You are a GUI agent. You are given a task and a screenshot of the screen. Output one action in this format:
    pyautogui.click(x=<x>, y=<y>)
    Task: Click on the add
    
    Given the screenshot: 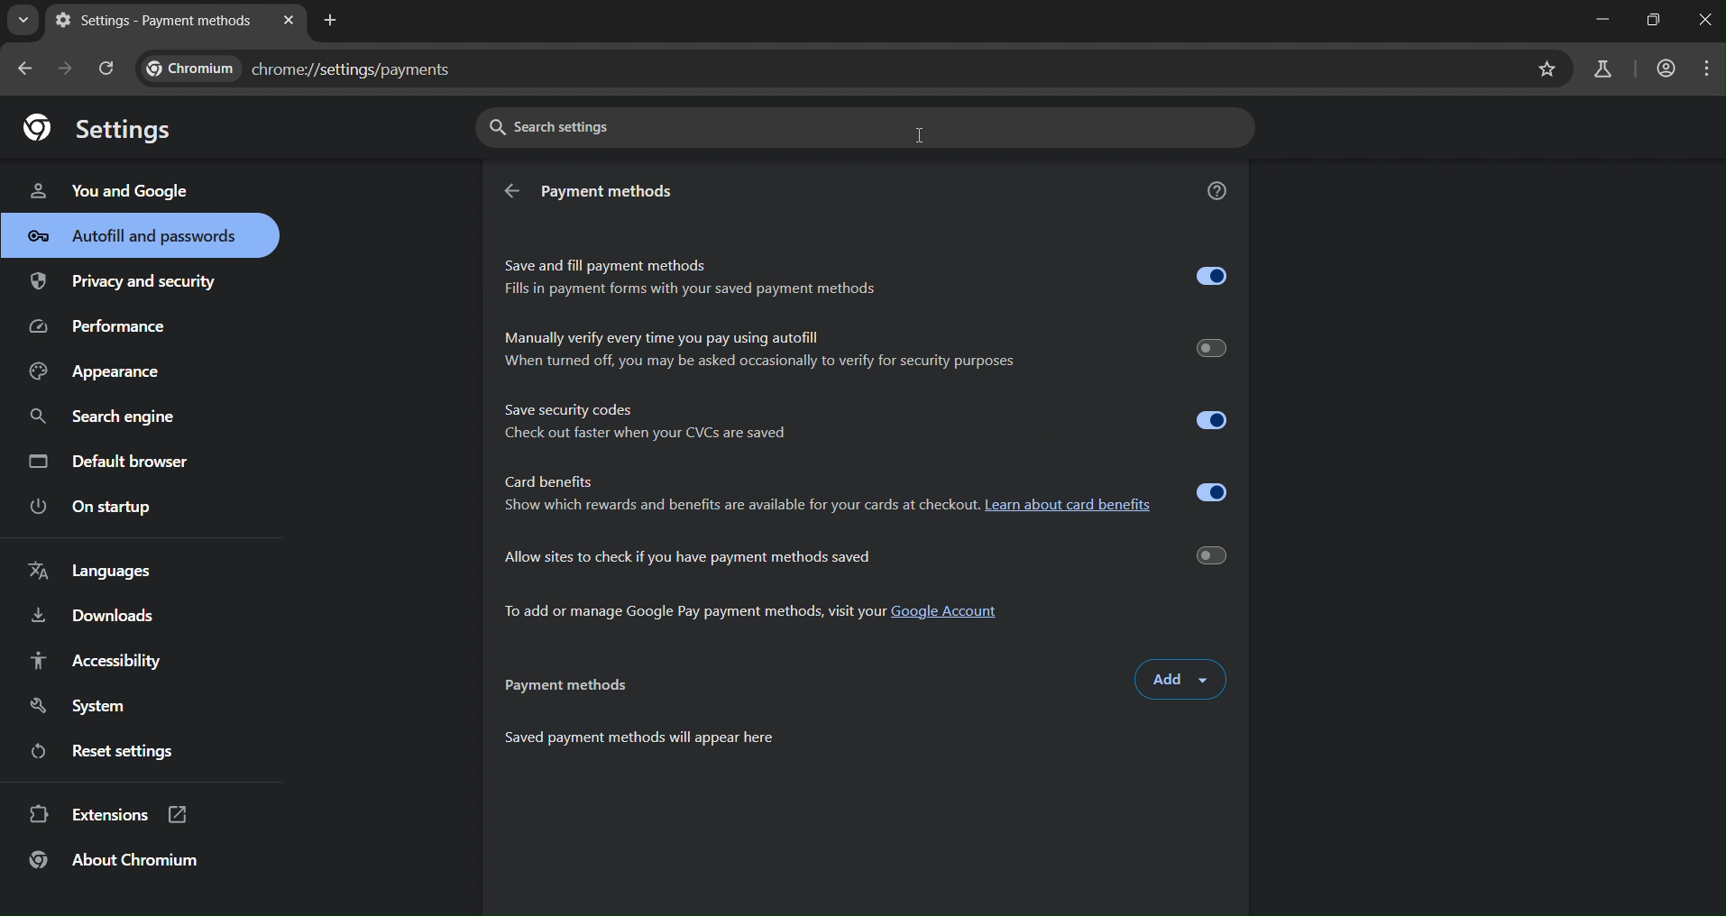 What is the action you would take?
    pyautogui.click(x=1180, y=681)
    